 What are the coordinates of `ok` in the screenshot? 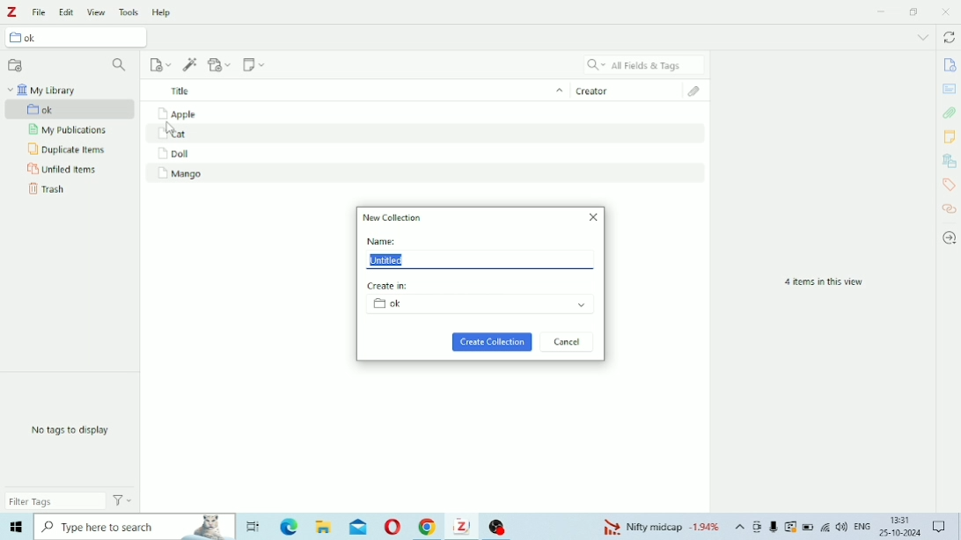 It's located at (70, 109).